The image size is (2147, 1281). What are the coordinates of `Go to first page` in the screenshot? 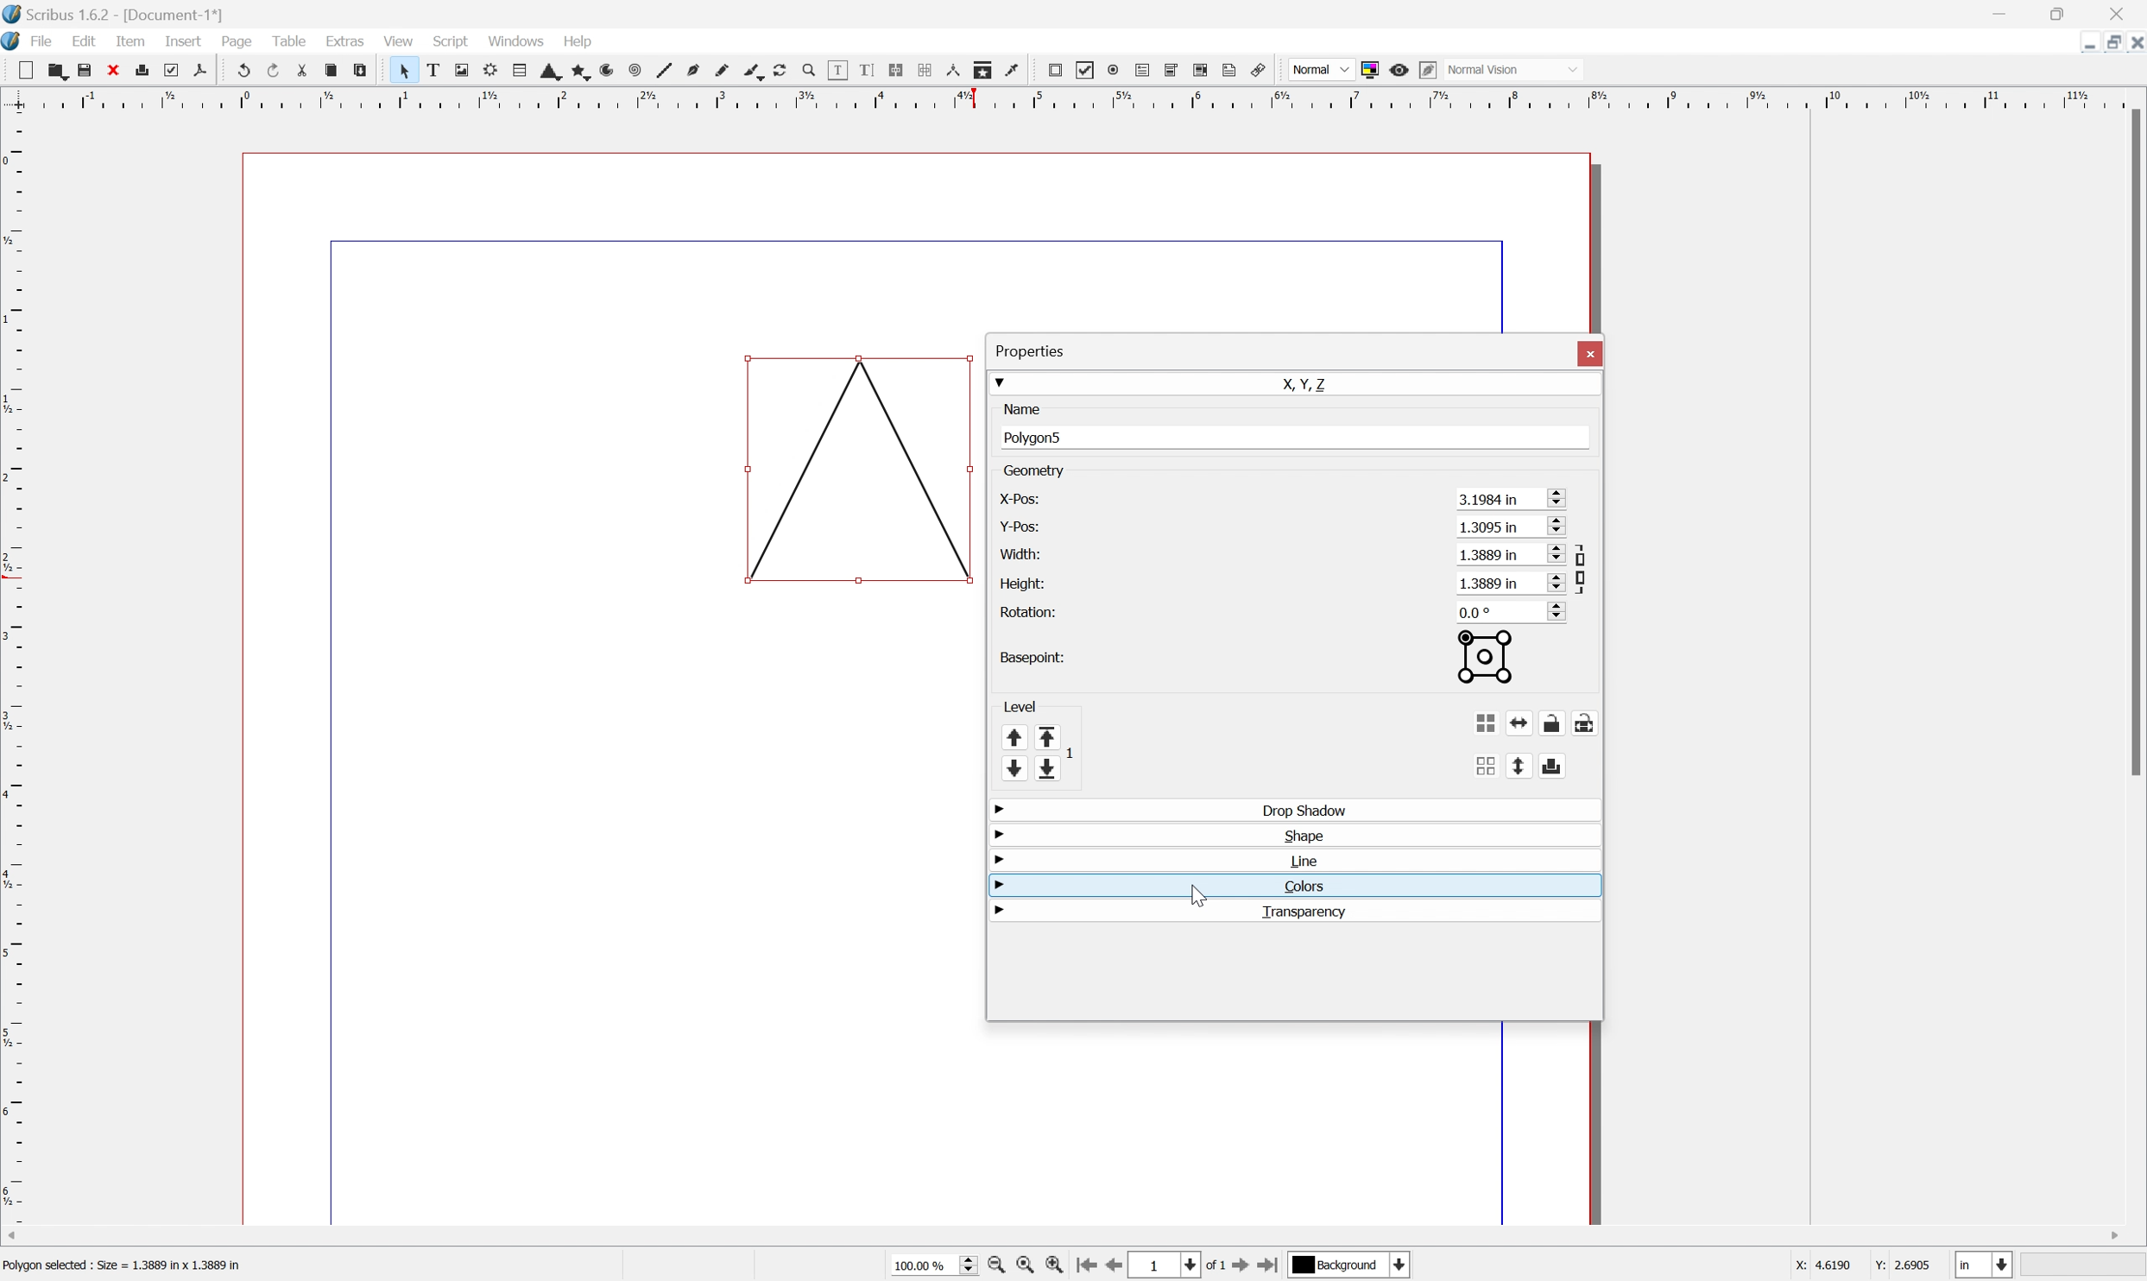 It's located at (1086, 1265).